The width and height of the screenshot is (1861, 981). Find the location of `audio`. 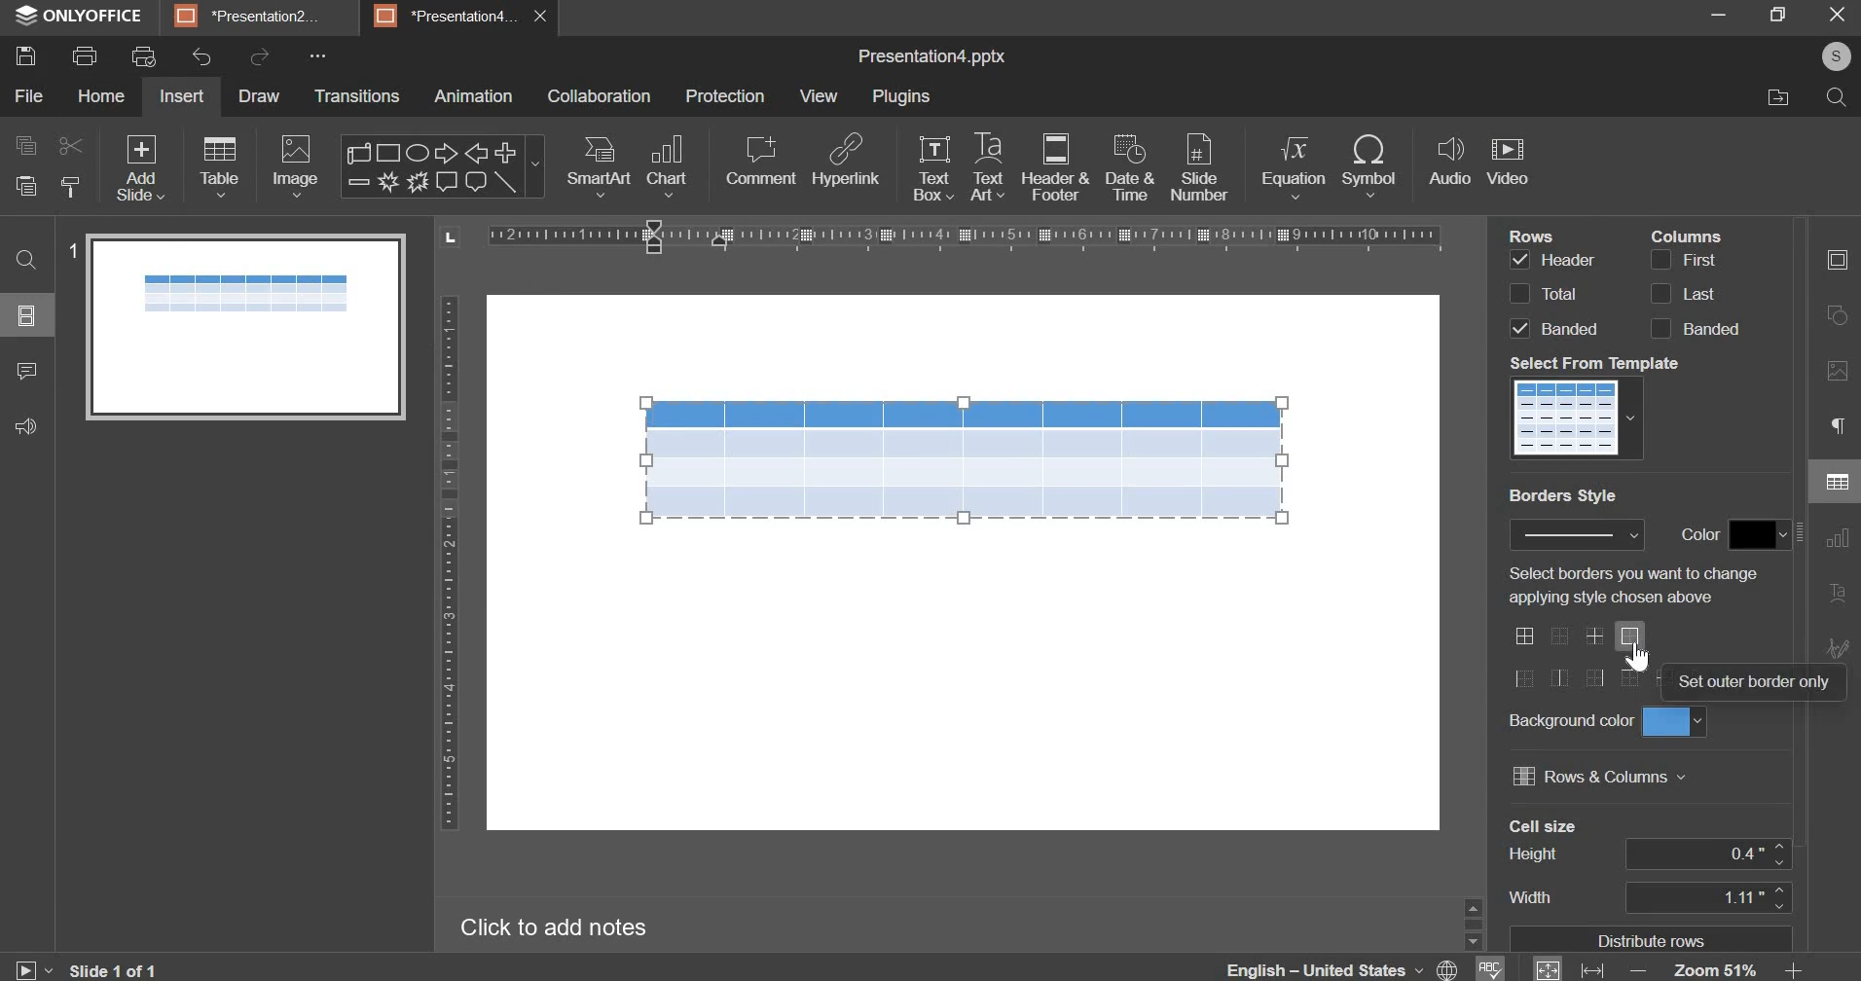

audio is located at coordinates (1450, 163).